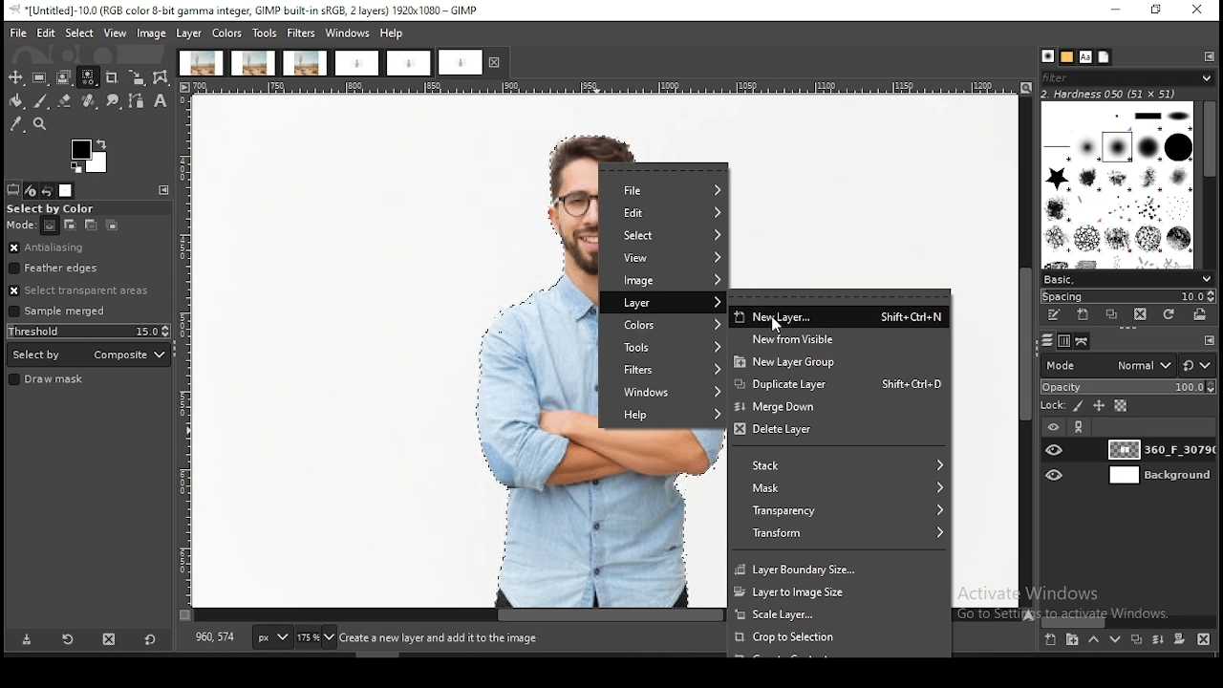 This screenshot has height=688, width=1223. I want to click on brush presets, so click(1126, 280).